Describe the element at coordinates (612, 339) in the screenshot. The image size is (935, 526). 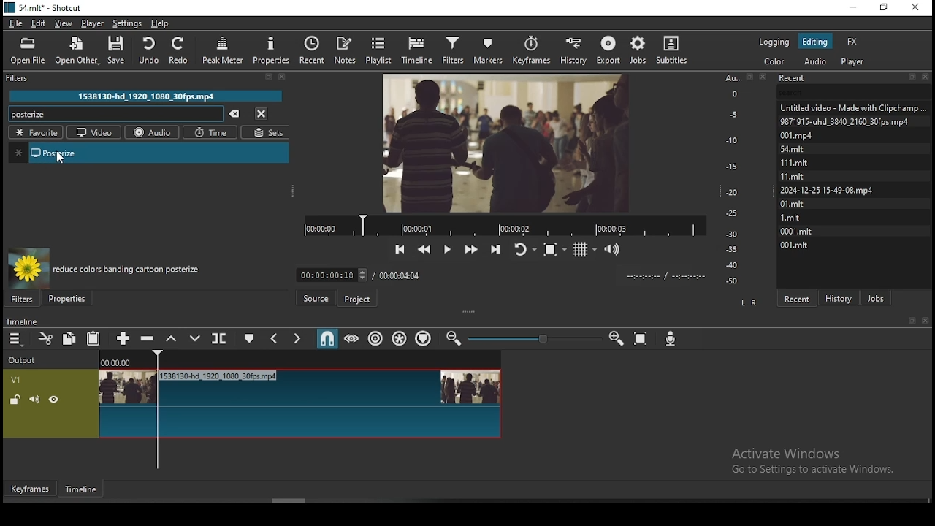
I see `zoom timeline out` at that location.